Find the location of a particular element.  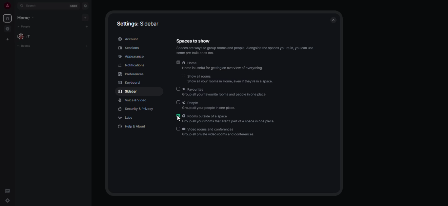

profile is located at coordinates (7, 6).